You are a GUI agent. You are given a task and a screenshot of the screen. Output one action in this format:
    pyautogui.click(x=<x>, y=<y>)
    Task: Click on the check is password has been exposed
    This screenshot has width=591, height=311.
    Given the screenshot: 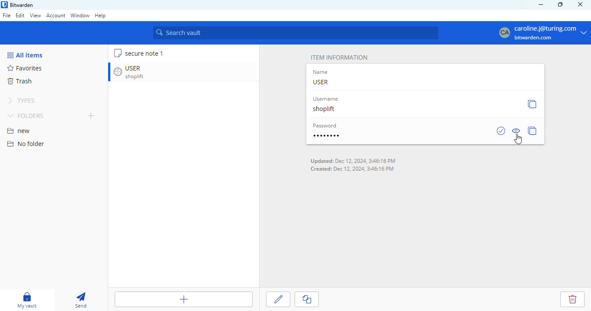 What is the action you would take?
    pyautogui.click(x=501, y=131)
    